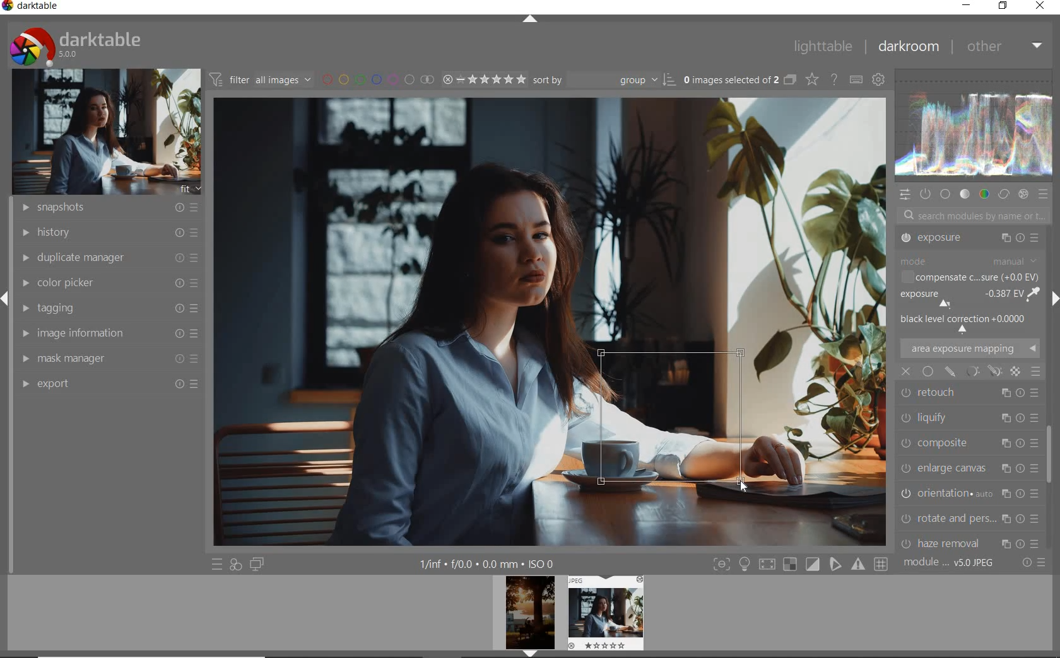 The width and height of the screenshot is (1060, 658). What do you see at coordinates (1040, 6) in the screenshot?
I see `CLOSE` at bounding box center [1040, 6].